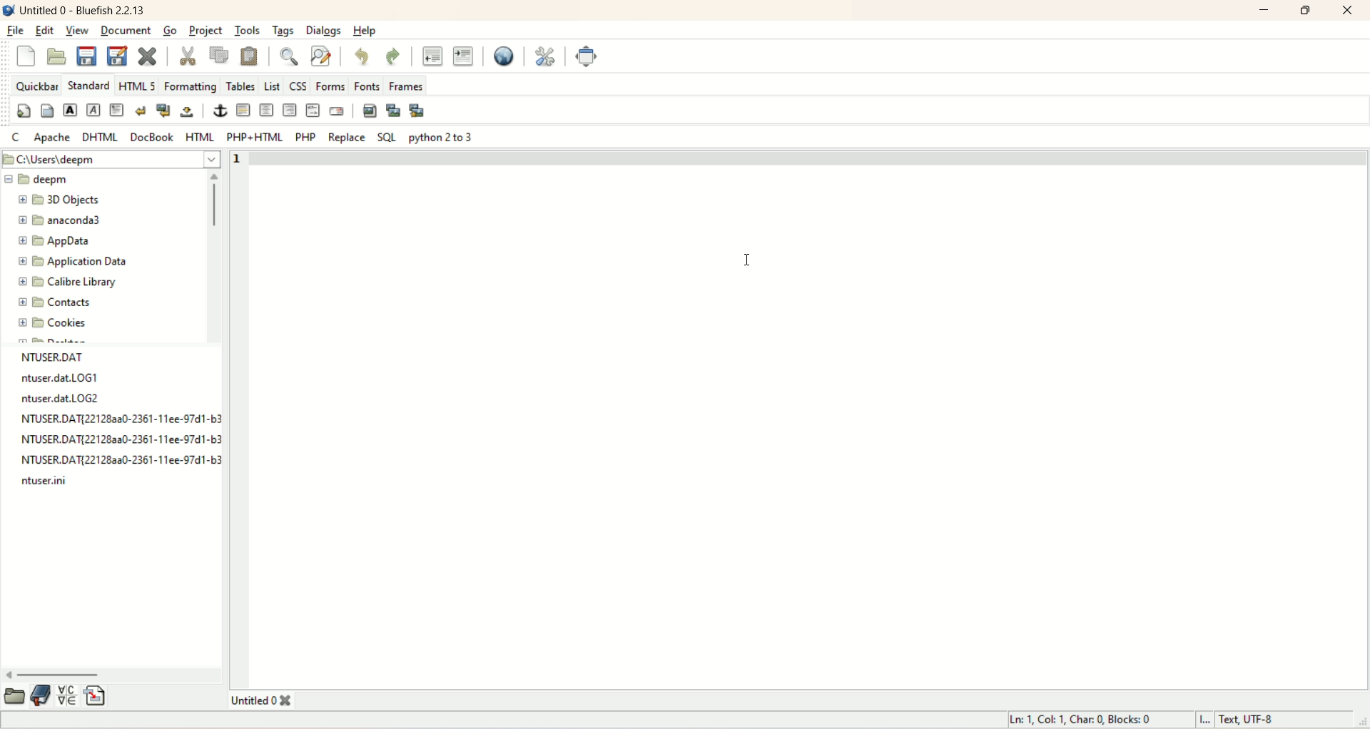 The image size is (1370, 729). Describe the element at coordinates (1204, 720) in the screenshot. I see `I` at that location.